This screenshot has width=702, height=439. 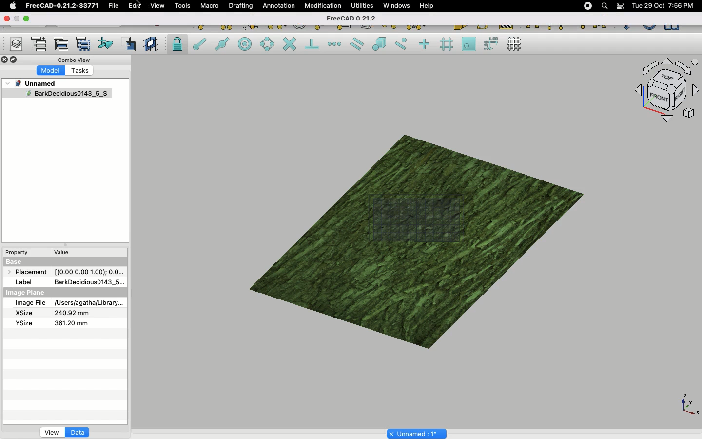 What do you see at coordinates (399, 7) in the screenshot?
I see `Windows` at bounding box center [399, 7].